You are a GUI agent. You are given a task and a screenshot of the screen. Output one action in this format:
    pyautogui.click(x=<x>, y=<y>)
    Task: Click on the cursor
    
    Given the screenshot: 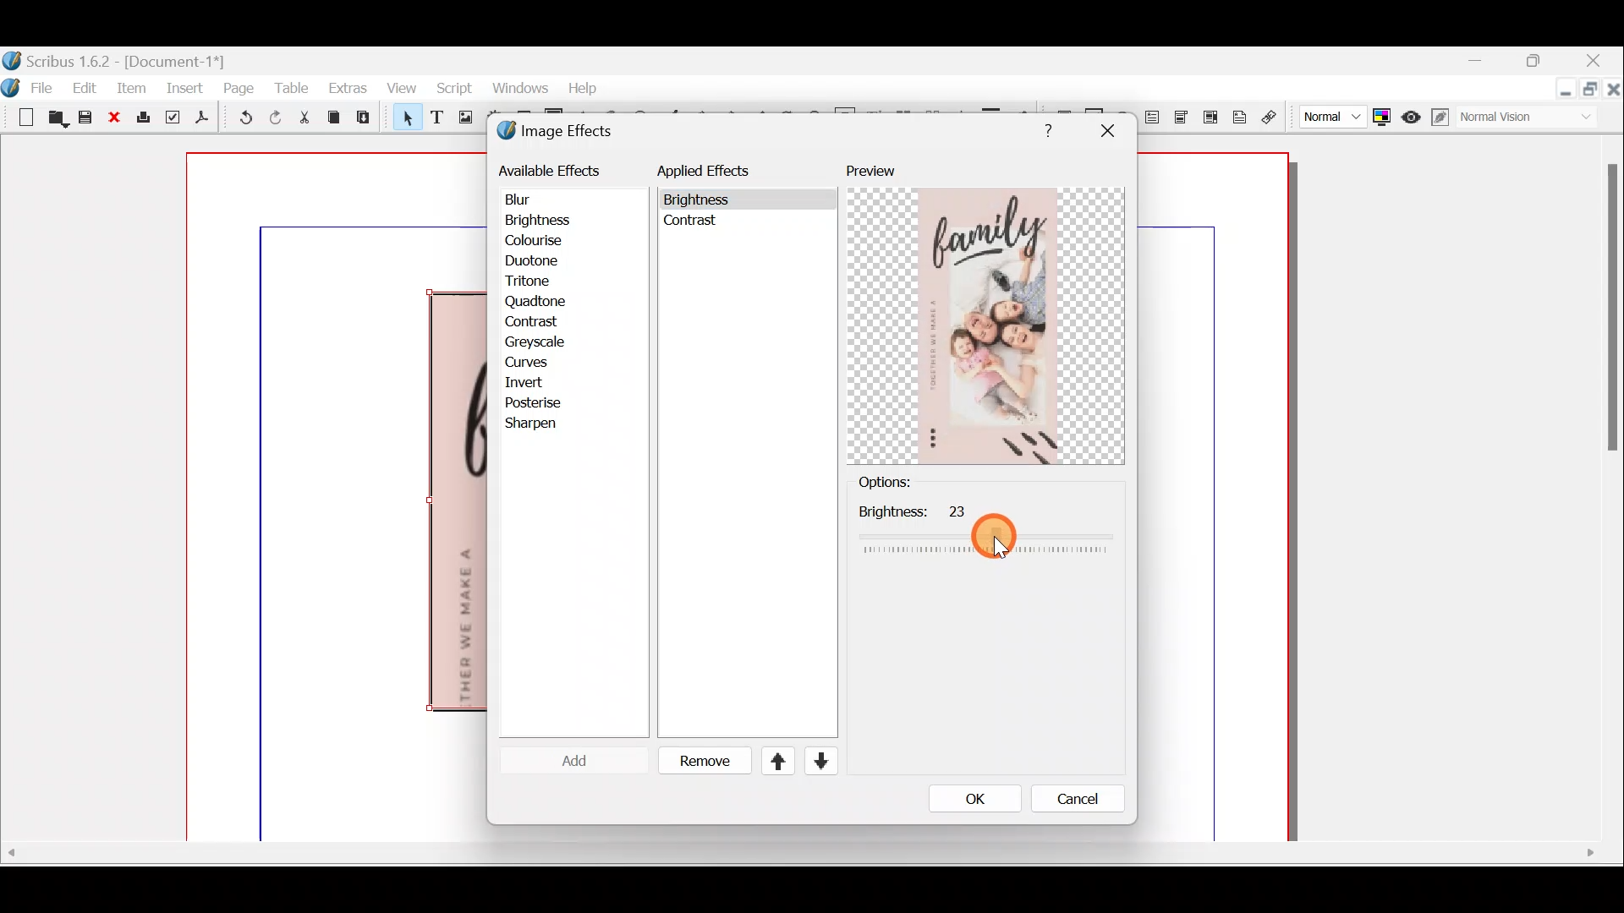 What is the action you would take?
    pyautogui.click(x=997, y=540)
    